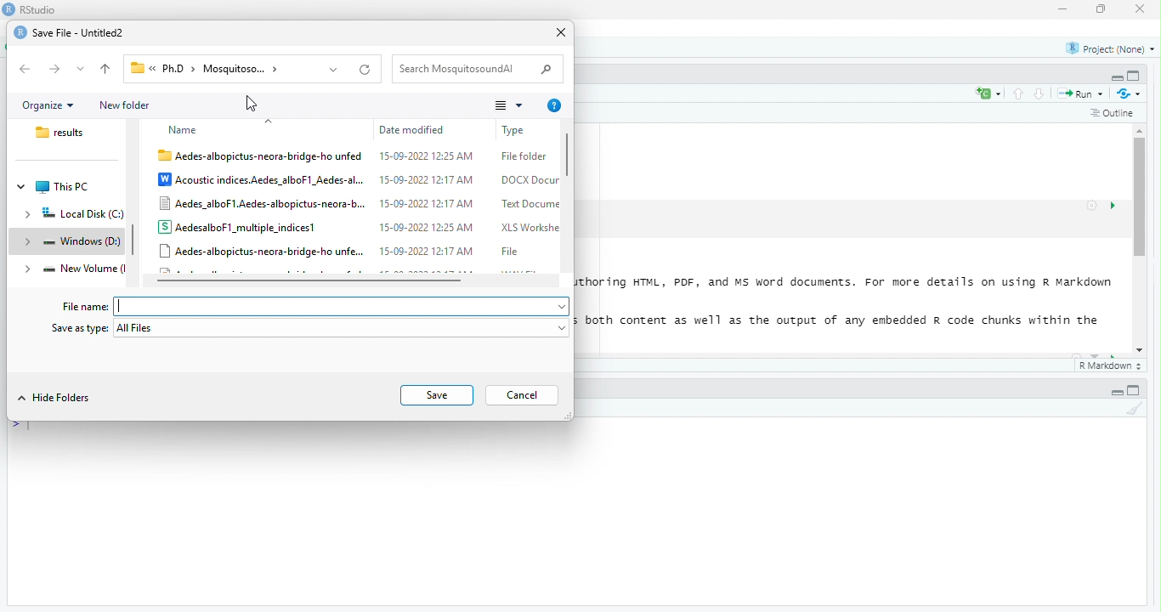 The height and width of the screenshot is (612, 1161). Describe the element at coordinates (184, 131) in the screenshot. I see `Name` at that location.